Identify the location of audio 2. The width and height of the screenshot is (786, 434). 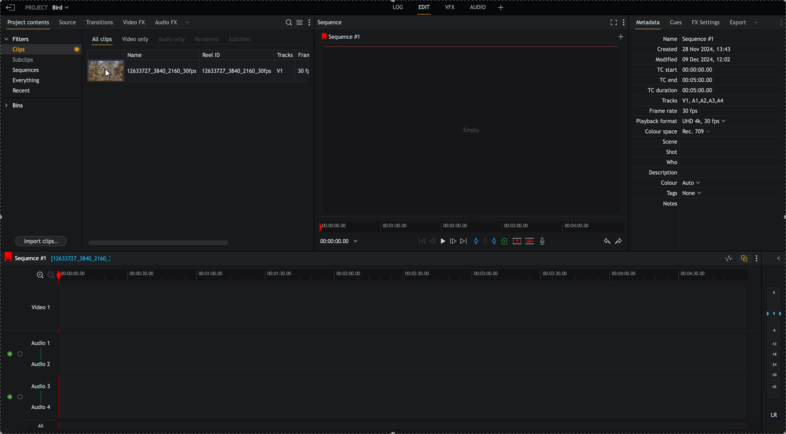
(40, 365).